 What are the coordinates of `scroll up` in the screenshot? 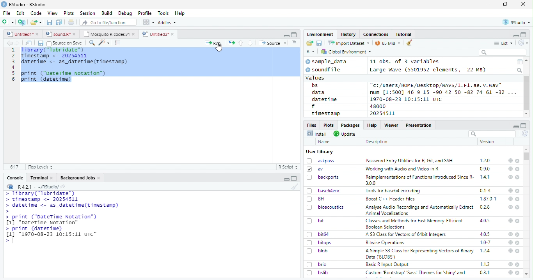 It's located at (527, 60).